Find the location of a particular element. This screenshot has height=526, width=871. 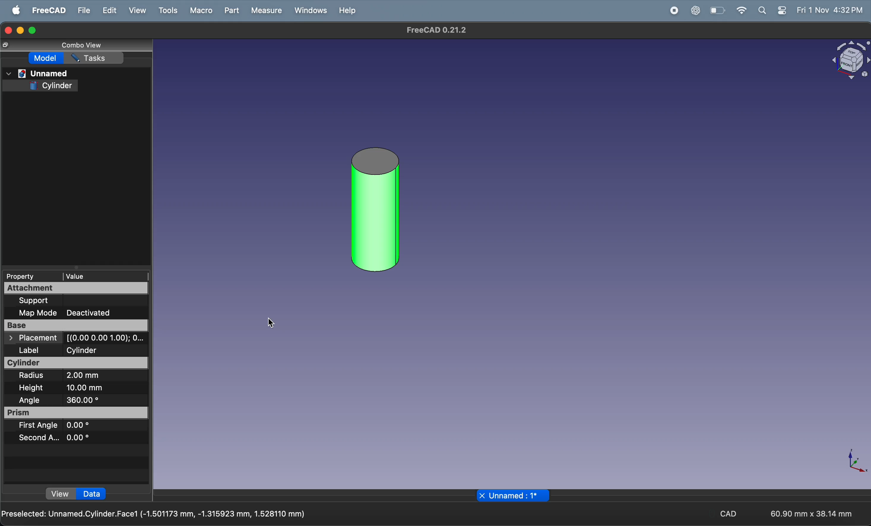

CAD is located at coordinates (724, 513).